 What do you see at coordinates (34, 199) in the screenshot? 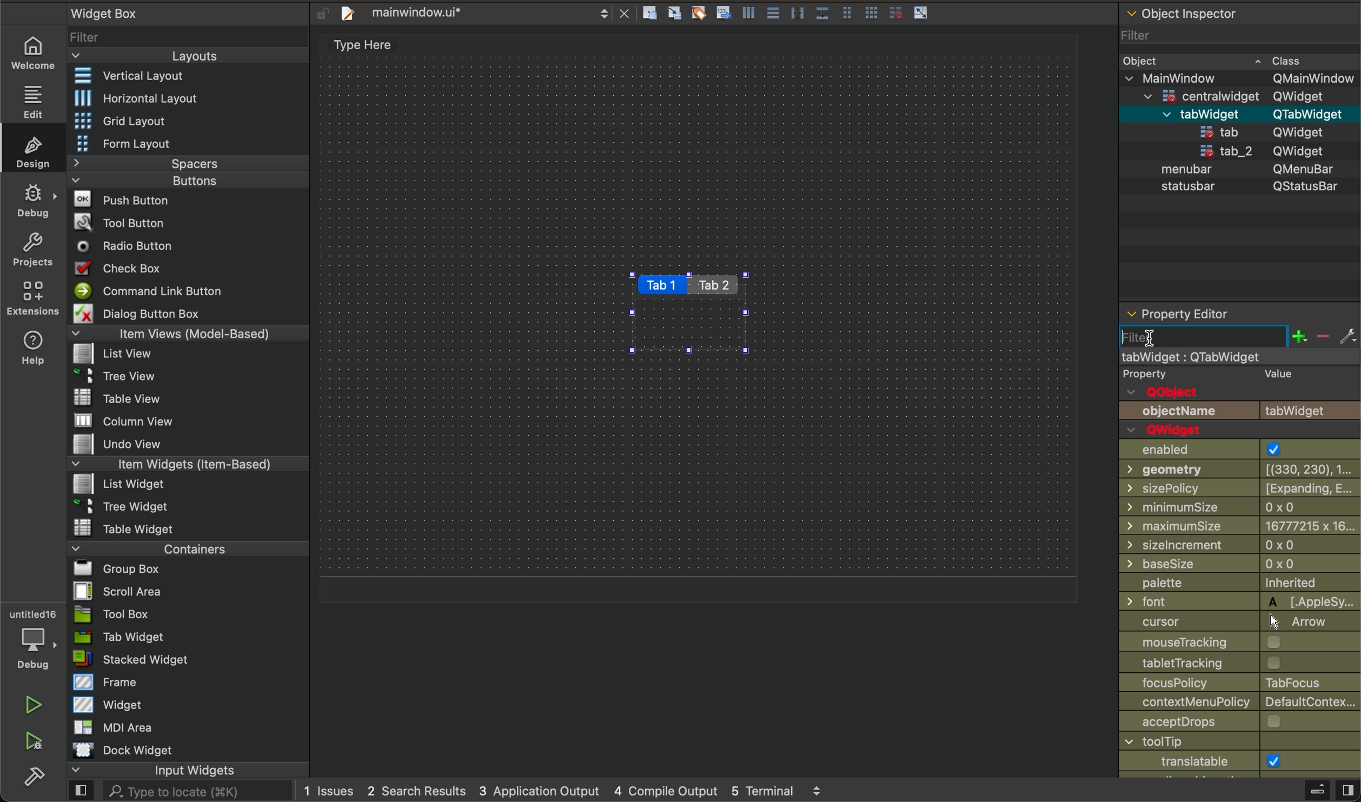
I see `debug` at bounding box center [34, 199].